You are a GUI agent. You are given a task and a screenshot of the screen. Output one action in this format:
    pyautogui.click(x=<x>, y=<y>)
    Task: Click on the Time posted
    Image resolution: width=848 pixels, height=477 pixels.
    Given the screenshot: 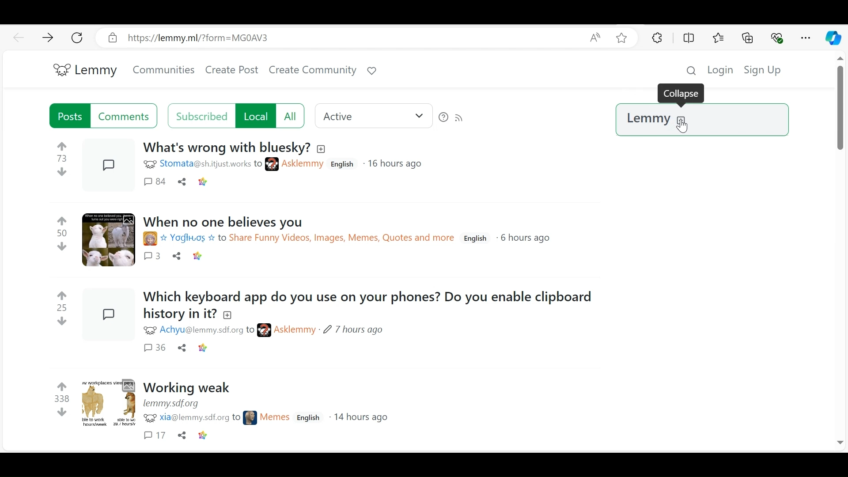 What is the action you would take?
    pyautogui.click(x=363, y=418)
    